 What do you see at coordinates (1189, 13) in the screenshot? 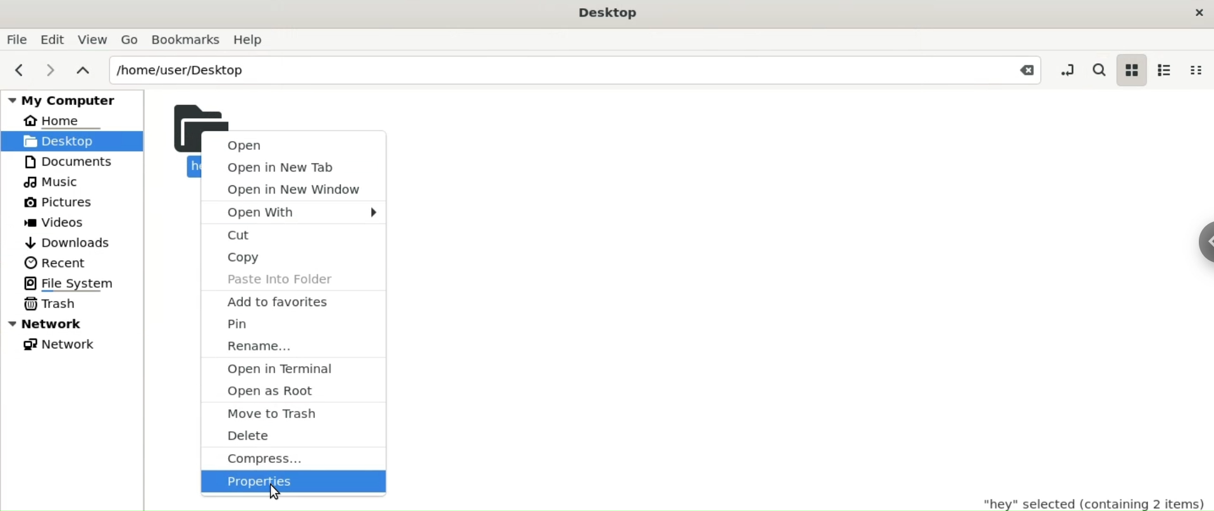
I see `Close` at bounding box center [1189, 13].